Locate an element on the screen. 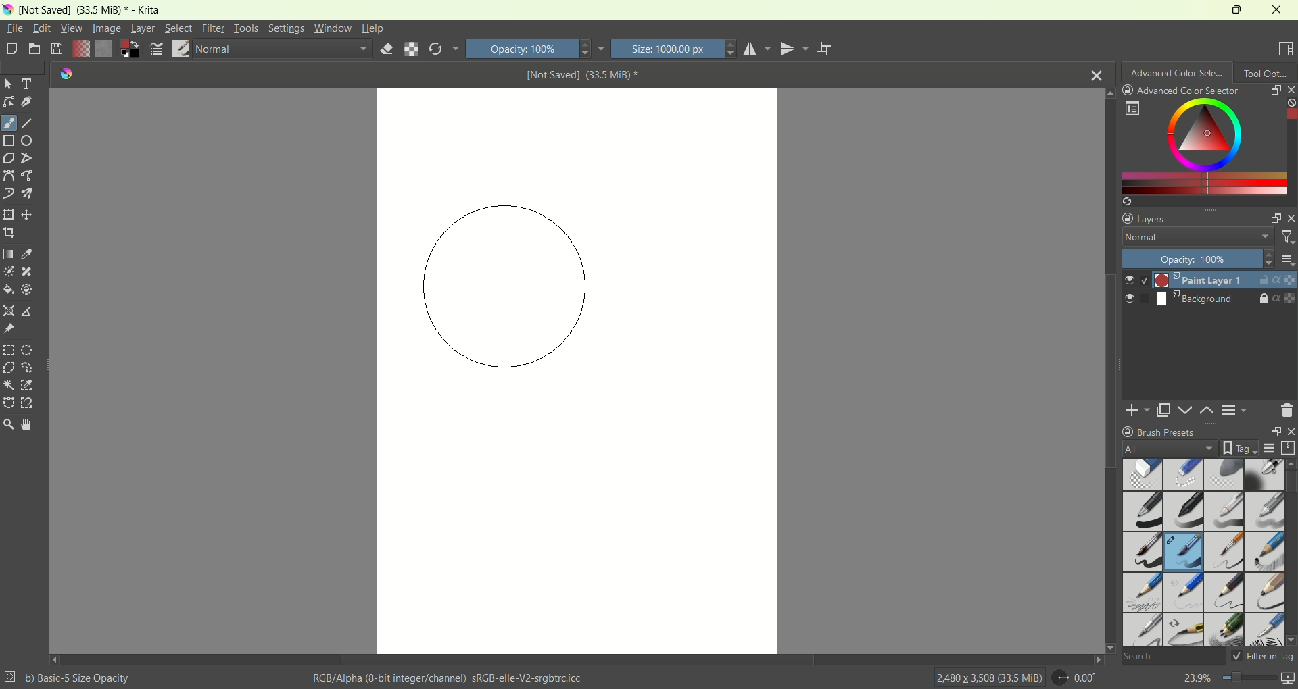 The image size is (1298, 689). filter is located at coordinates (214, 28).